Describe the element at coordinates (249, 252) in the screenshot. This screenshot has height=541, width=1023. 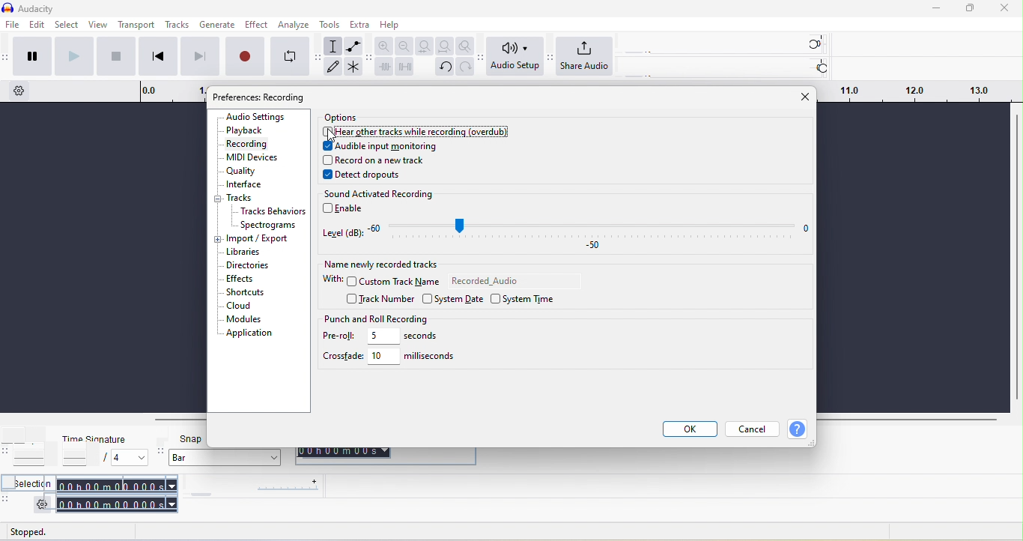
I see `libraries` at that location.